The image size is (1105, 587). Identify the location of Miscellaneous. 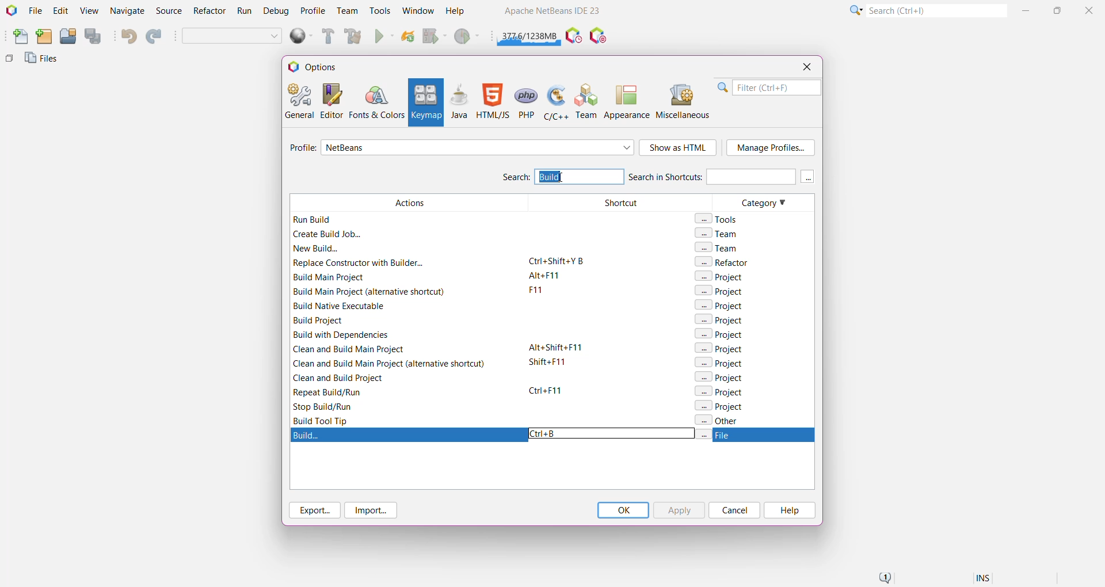
(684, 101).